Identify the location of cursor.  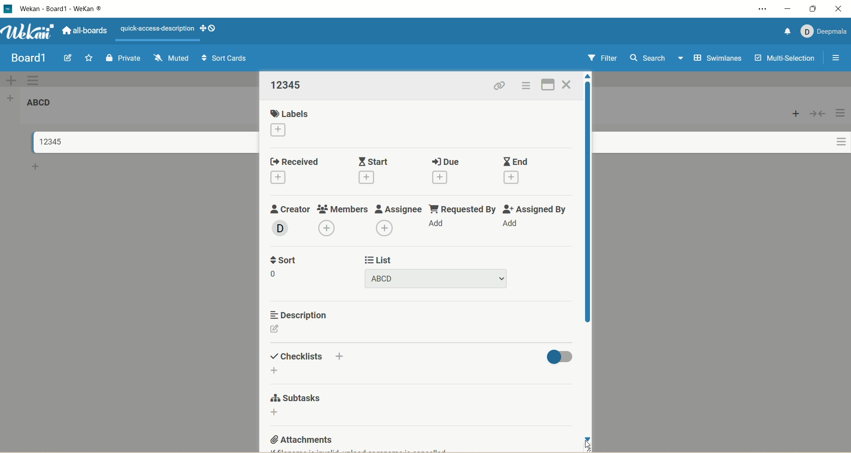
(591, 446).